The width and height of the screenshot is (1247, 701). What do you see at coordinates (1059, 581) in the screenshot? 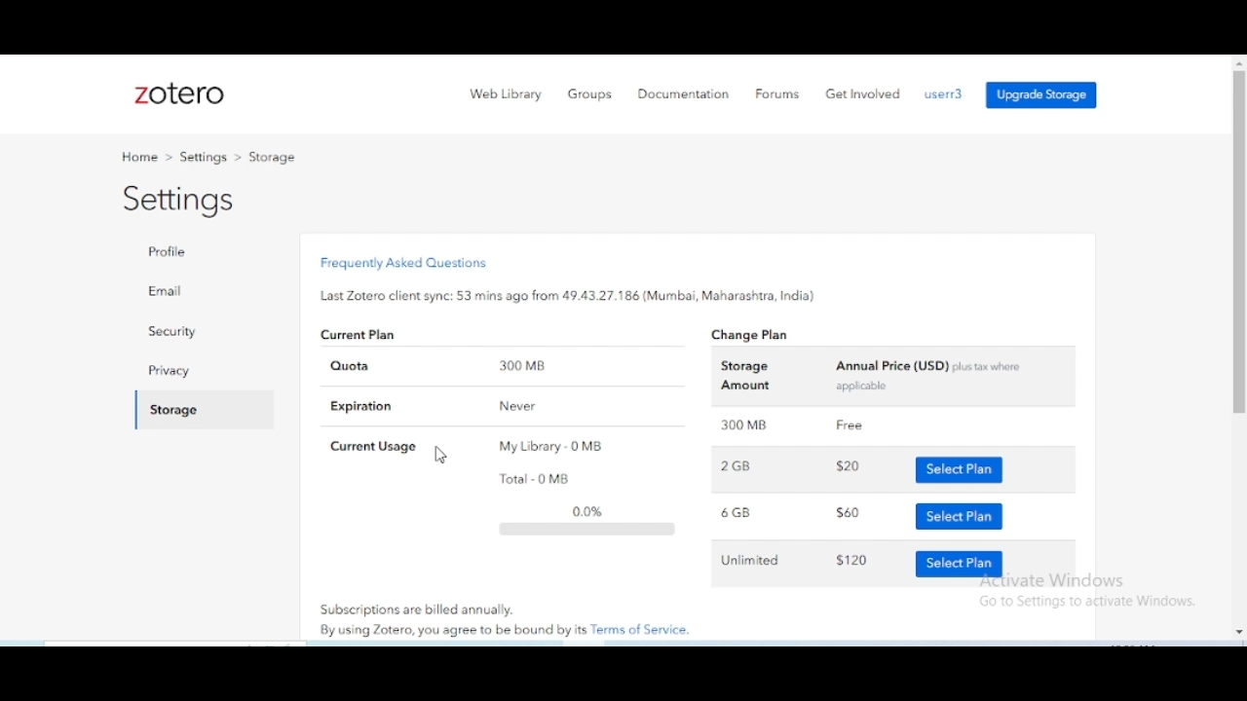
I see `Activate Windows` at bounding box center [1059, 581].